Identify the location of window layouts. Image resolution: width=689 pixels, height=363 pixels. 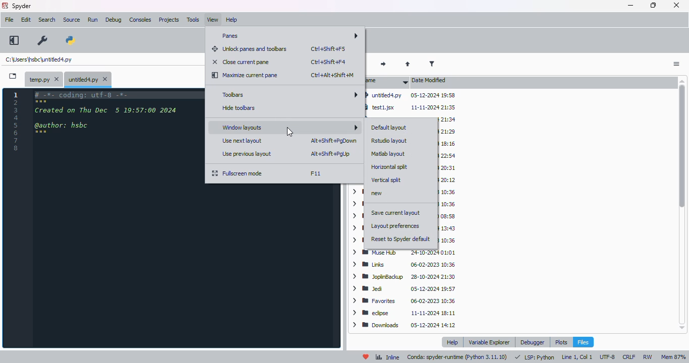
(289, 127).